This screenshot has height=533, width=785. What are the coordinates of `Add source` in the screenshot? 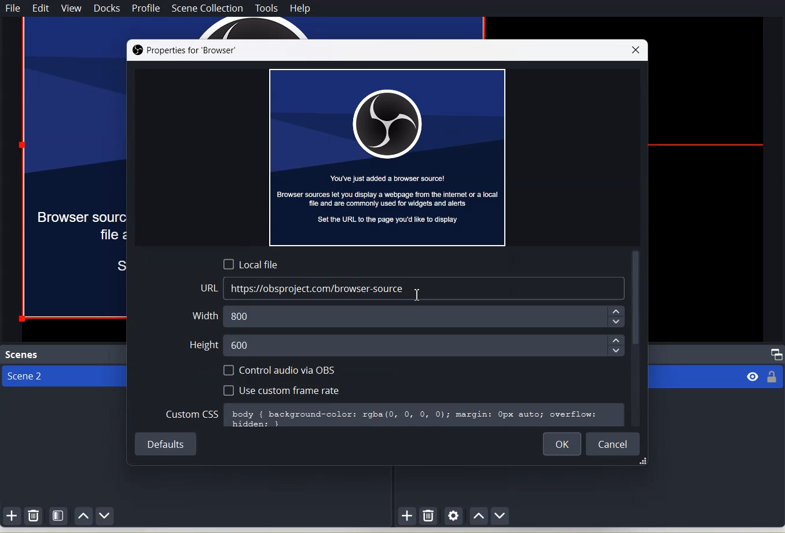 It's located at (408, 516).